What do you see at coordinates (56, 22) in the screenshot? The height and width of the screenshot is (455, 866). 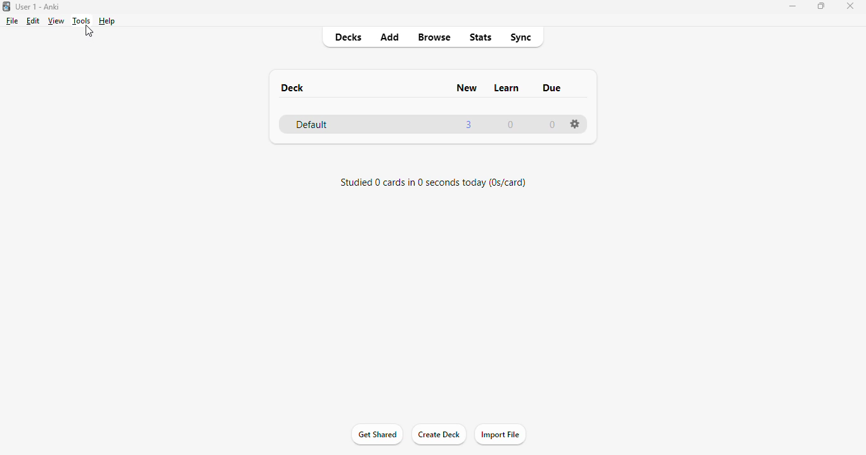 I see `view` at bounding box center [56, 22].